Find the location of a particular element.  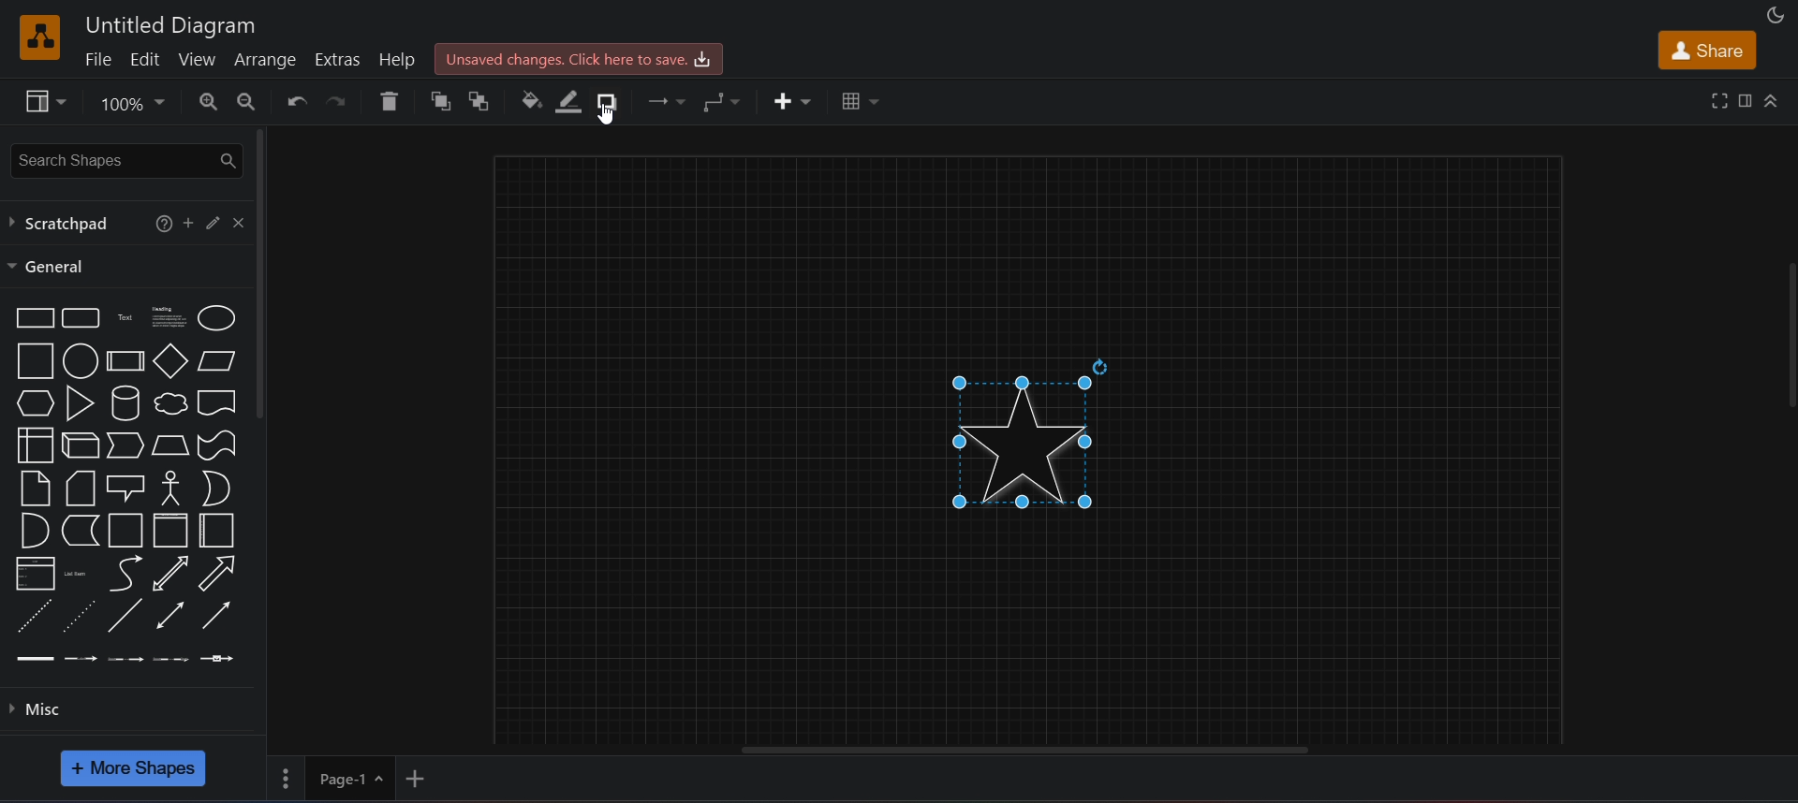

insert  is located at coordinates (793, 103).